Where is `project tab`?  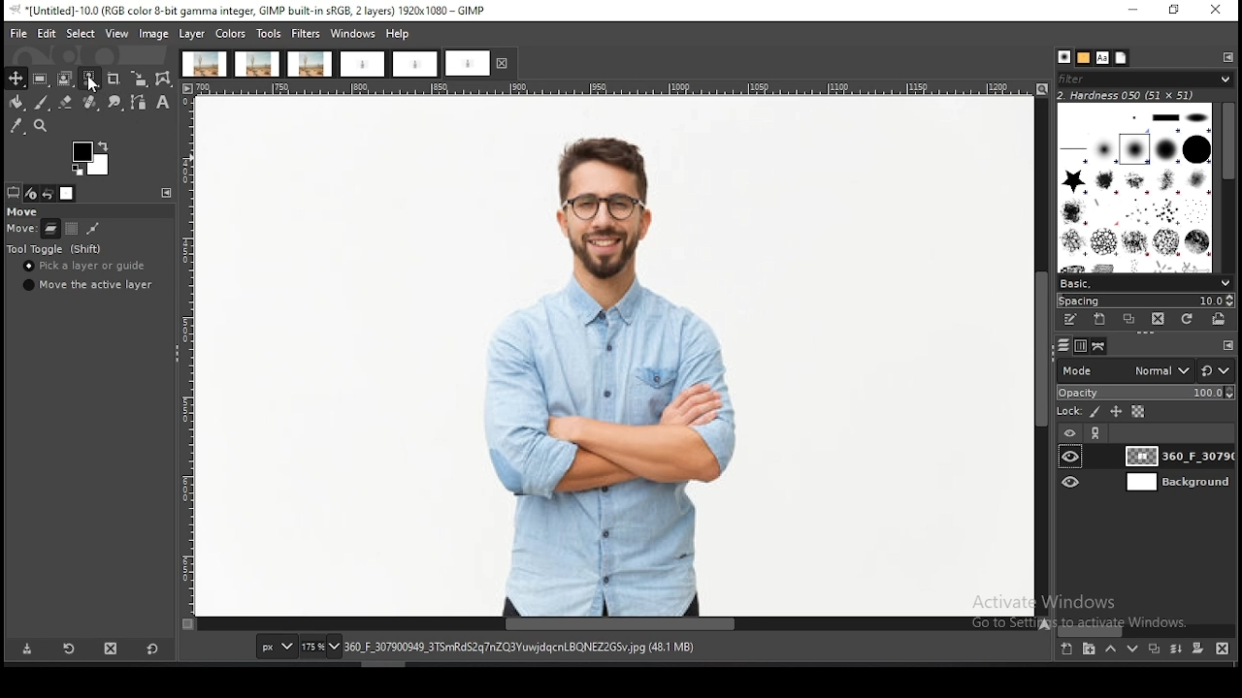
project tab is located at coordinates (310, 64).